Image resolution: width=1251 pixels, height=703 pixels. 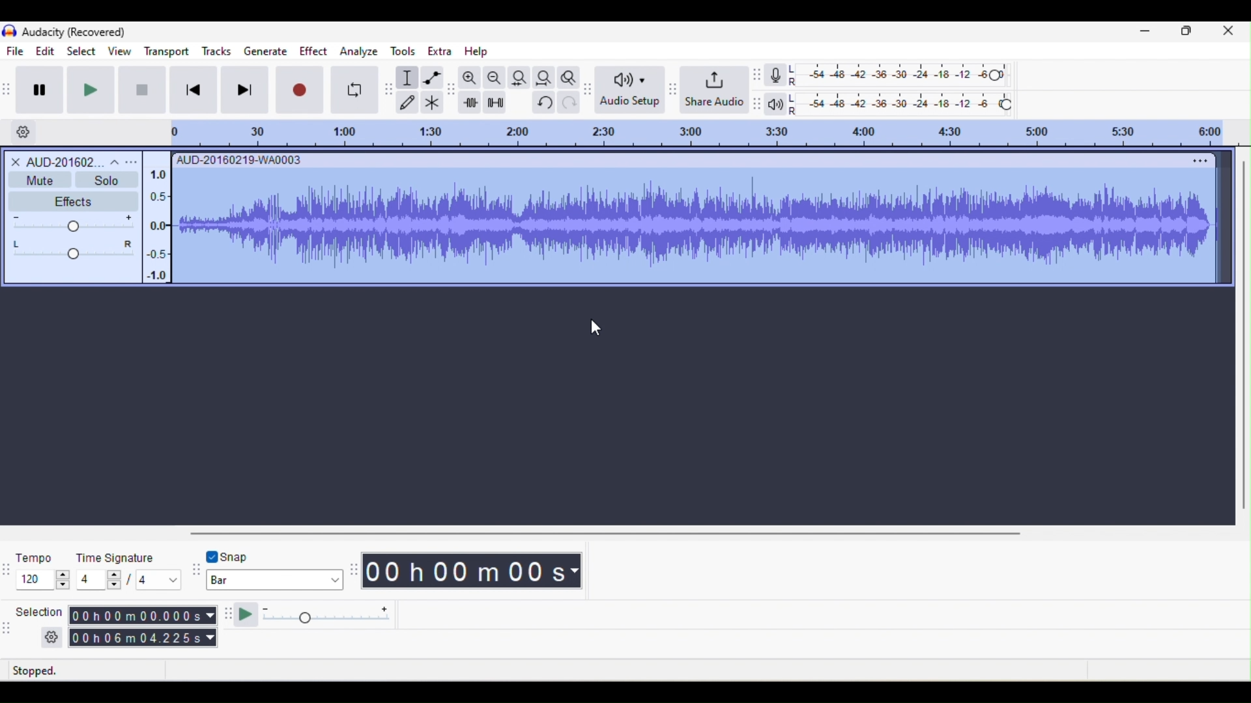 What do you see at coordinates (274, 581) in the screenshot?
I see `bar` at bounding box center [274, 581].